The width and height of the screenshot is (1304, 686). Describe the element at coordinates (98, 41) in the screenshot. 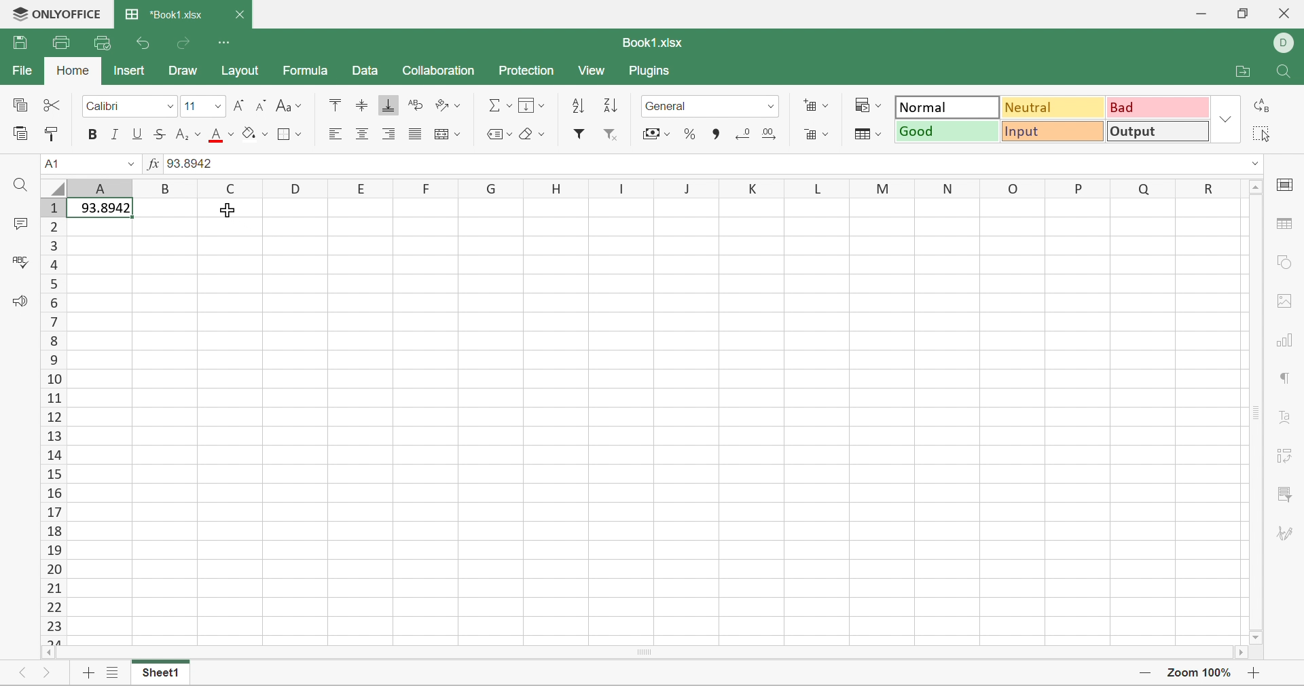

I see `Quick Print` at that location.